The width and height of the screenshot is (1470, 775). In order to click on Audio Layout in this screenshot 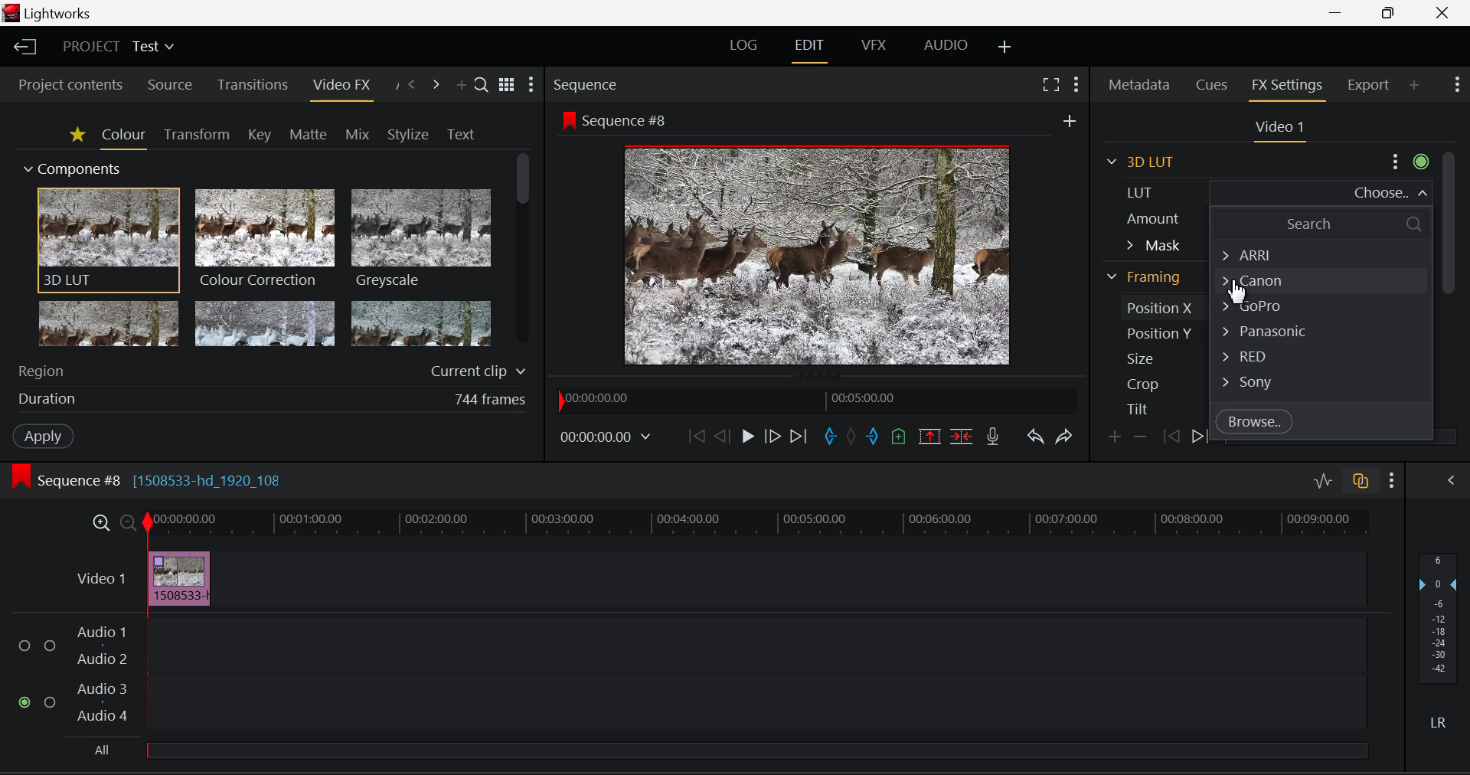, I will do `click(943, 46)`.